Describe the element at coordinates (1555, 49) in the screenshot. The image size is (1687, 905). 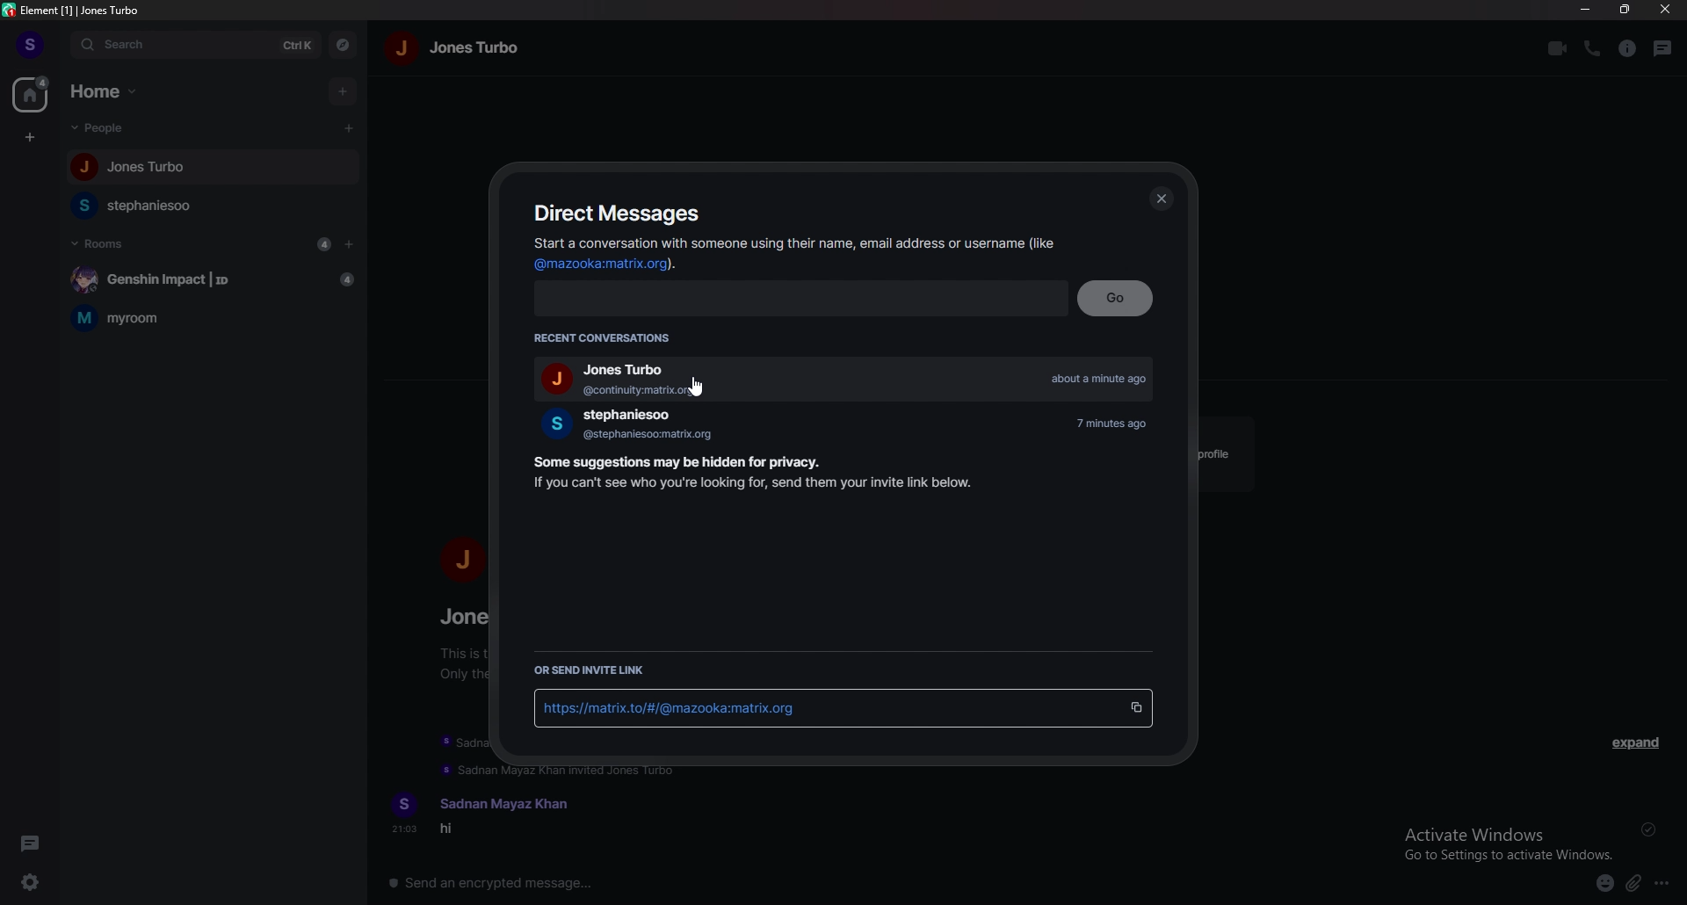
I see `video call` at that location.